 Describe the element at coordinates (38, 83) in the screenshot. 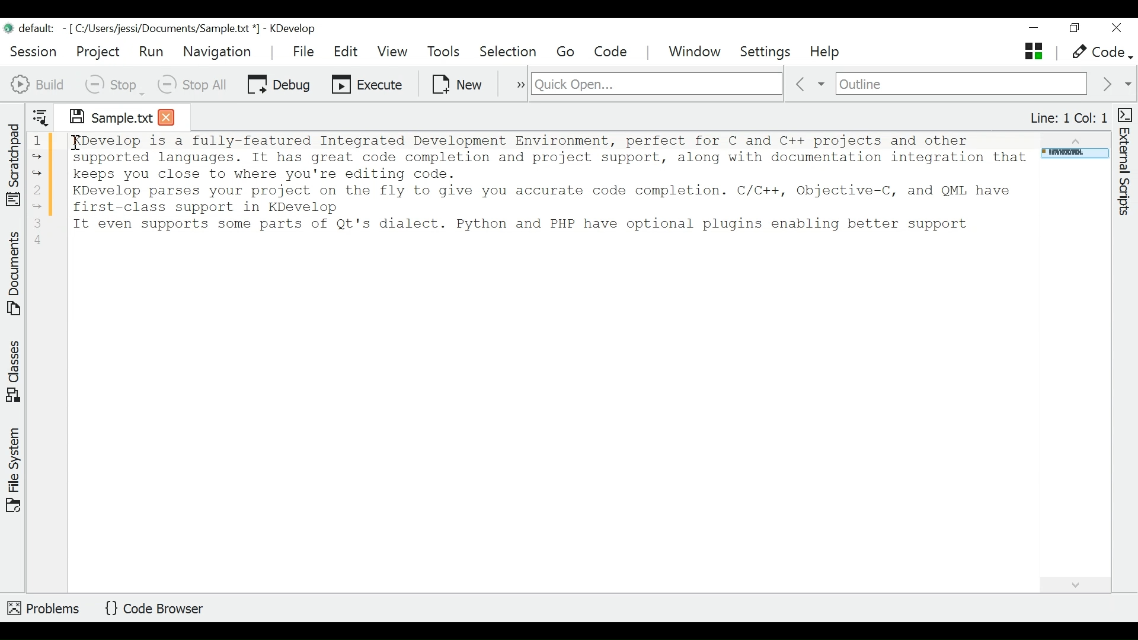

I see `Build` at that location.